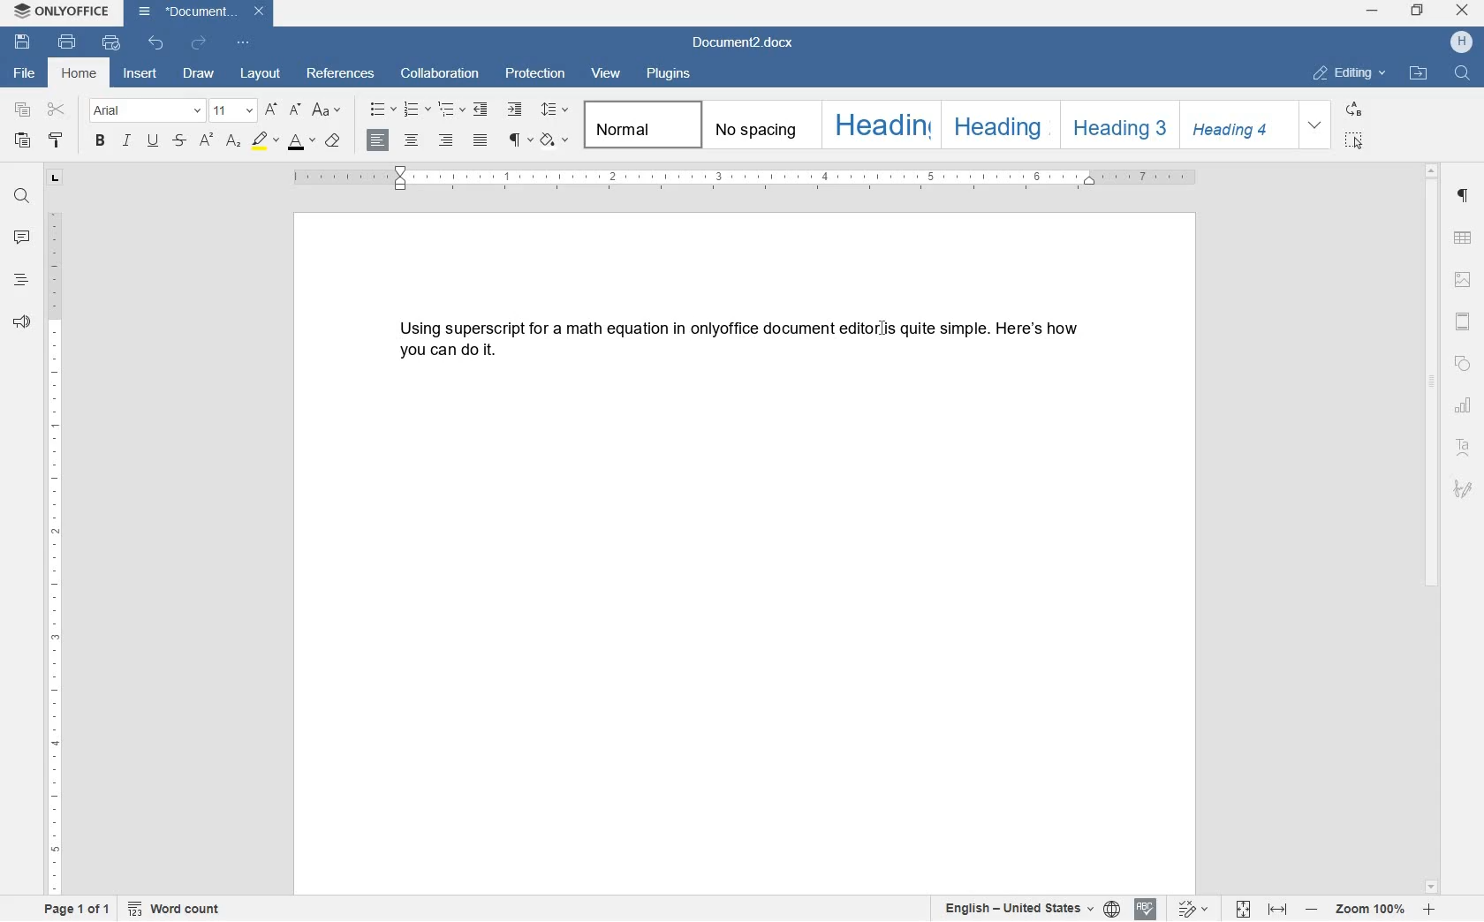 The height and width of the screenshot is (922, 1484). Describe the element at coordinates (379, 141) in the screenshot. I see `align left` at that location.